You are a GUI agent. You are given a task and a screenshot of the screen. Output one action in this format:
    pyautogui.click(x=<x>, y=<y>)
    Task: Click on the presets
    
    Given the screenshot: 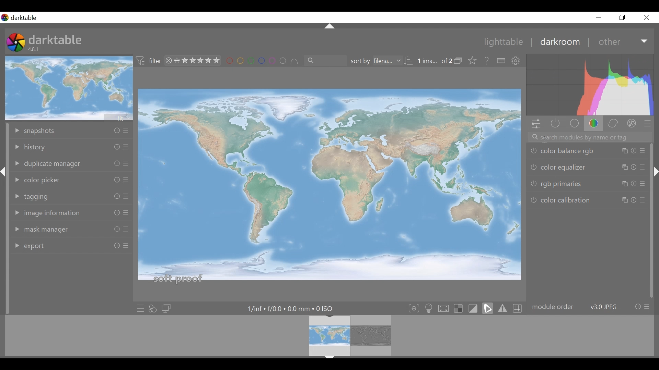 What is the action you would take?
    pyautogui.click(x=648, y=123)
    